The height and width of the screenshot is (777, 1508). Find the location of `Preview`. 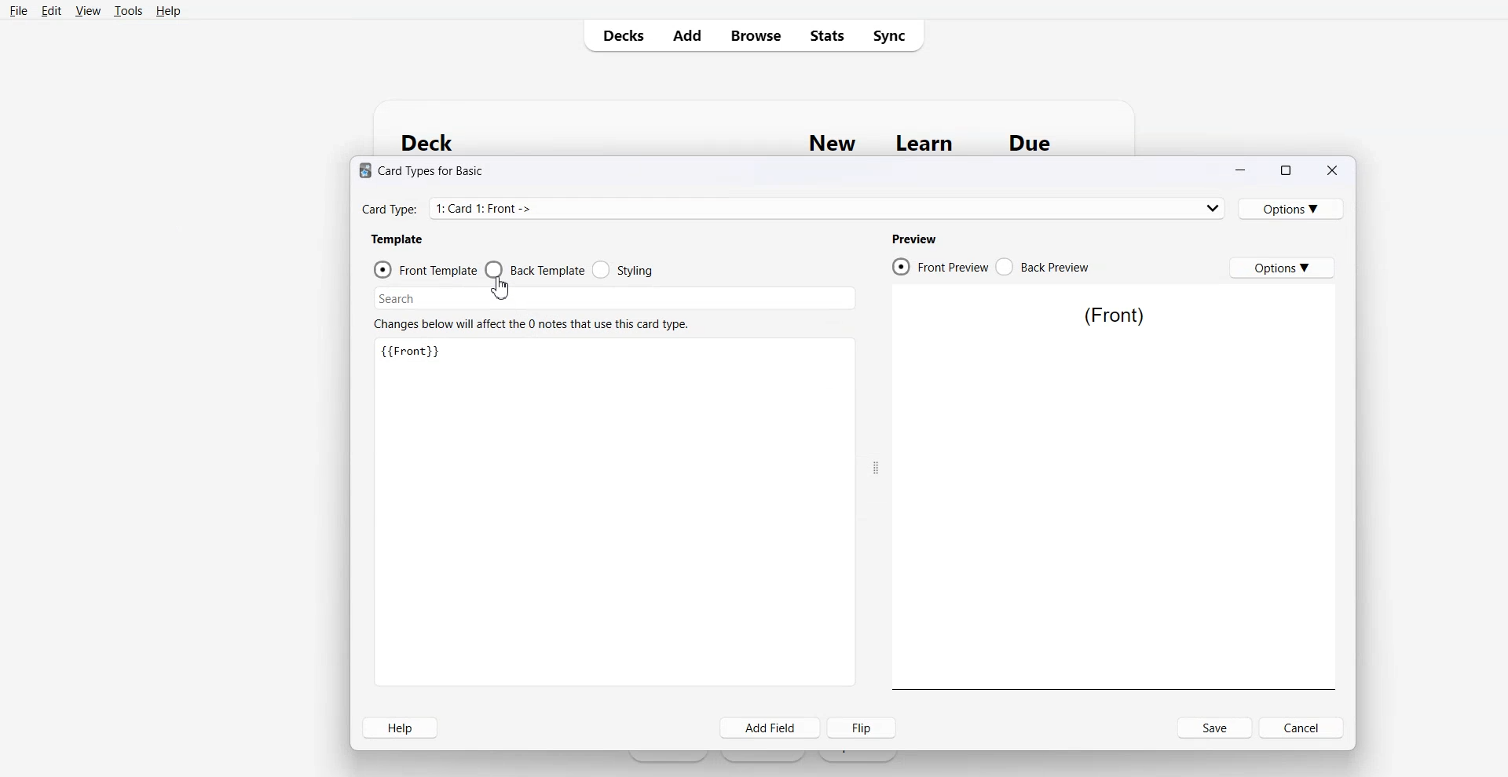

Preview is located at coordinates (917, 239).